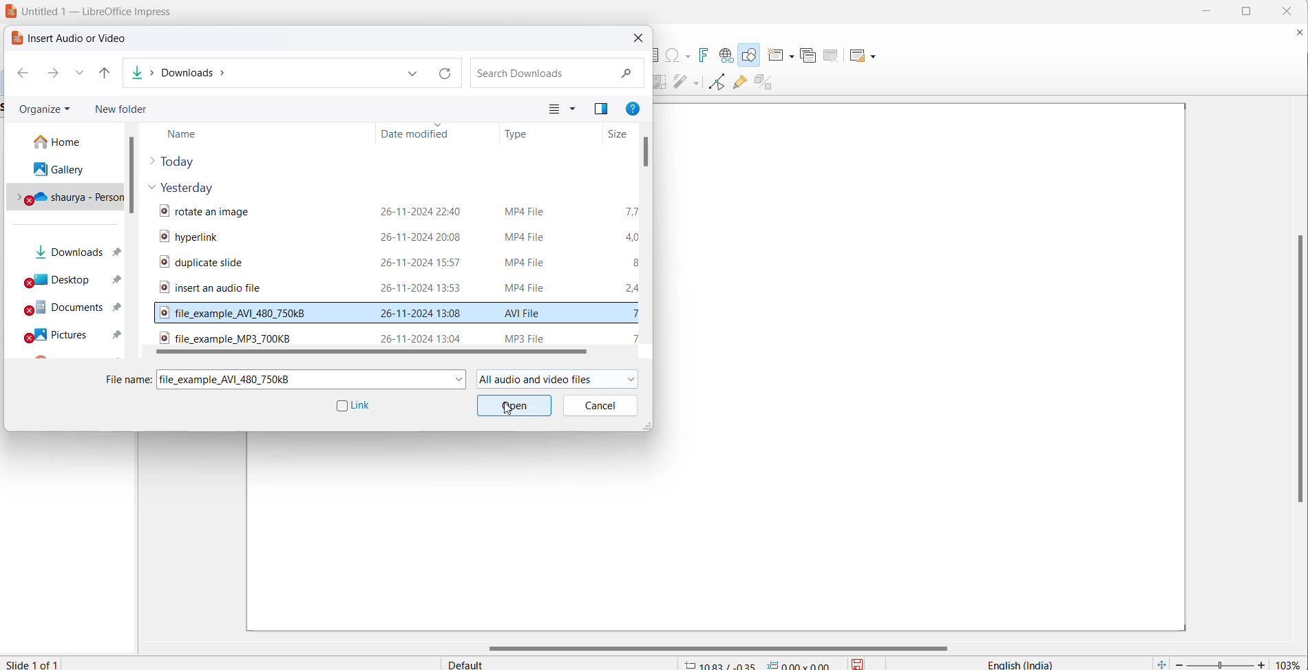 The height and width of the screenshot is (670, 1308). I want to click on logo, so click(10, 12).